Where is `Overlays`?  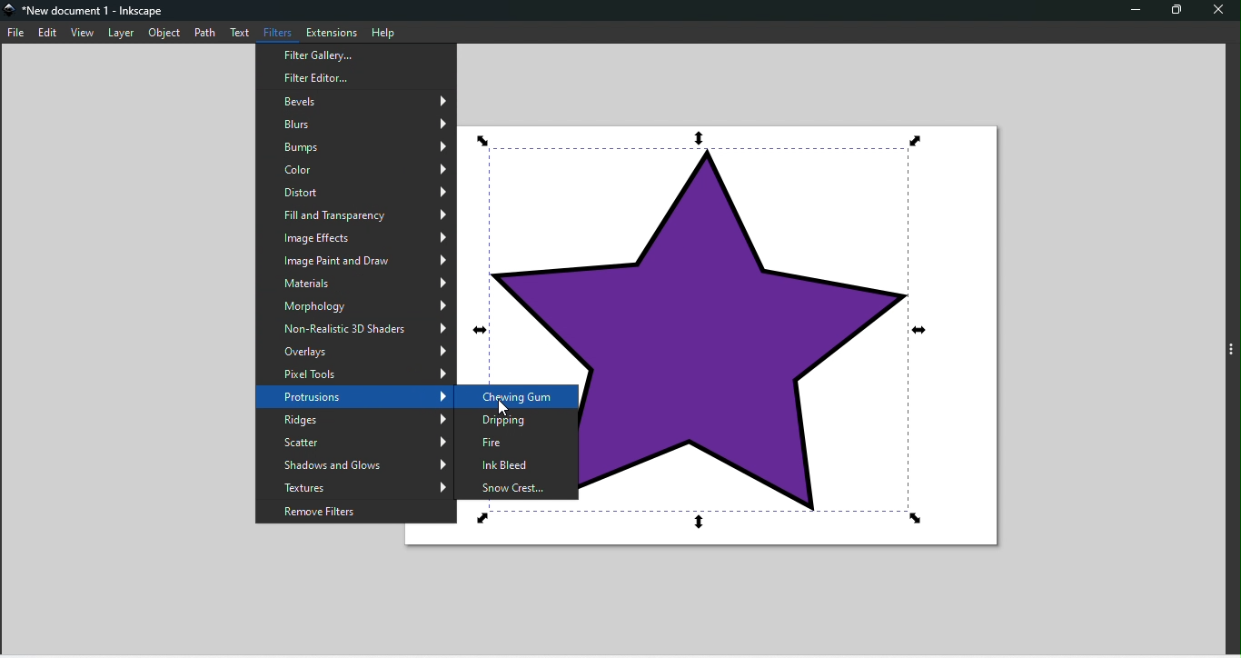
Overlays is located at coordinates (356, 350).